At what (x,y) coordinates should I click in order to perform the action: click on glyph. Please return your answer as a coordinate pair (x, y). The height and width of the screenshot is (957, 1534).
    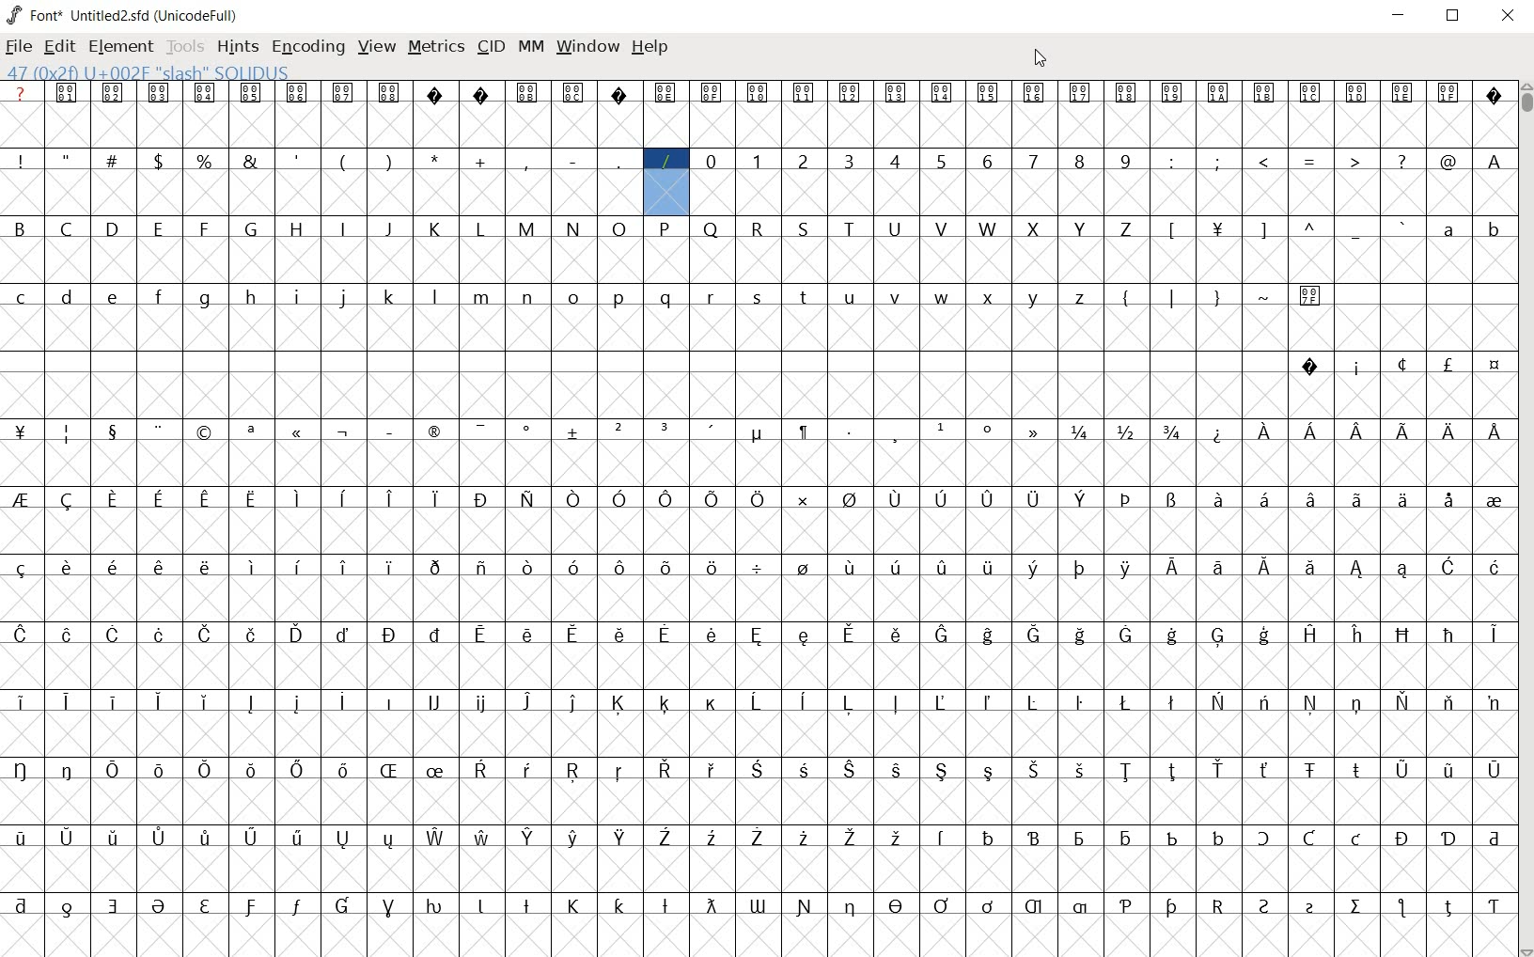
    Looking at the image, I should click on (1494, 502).